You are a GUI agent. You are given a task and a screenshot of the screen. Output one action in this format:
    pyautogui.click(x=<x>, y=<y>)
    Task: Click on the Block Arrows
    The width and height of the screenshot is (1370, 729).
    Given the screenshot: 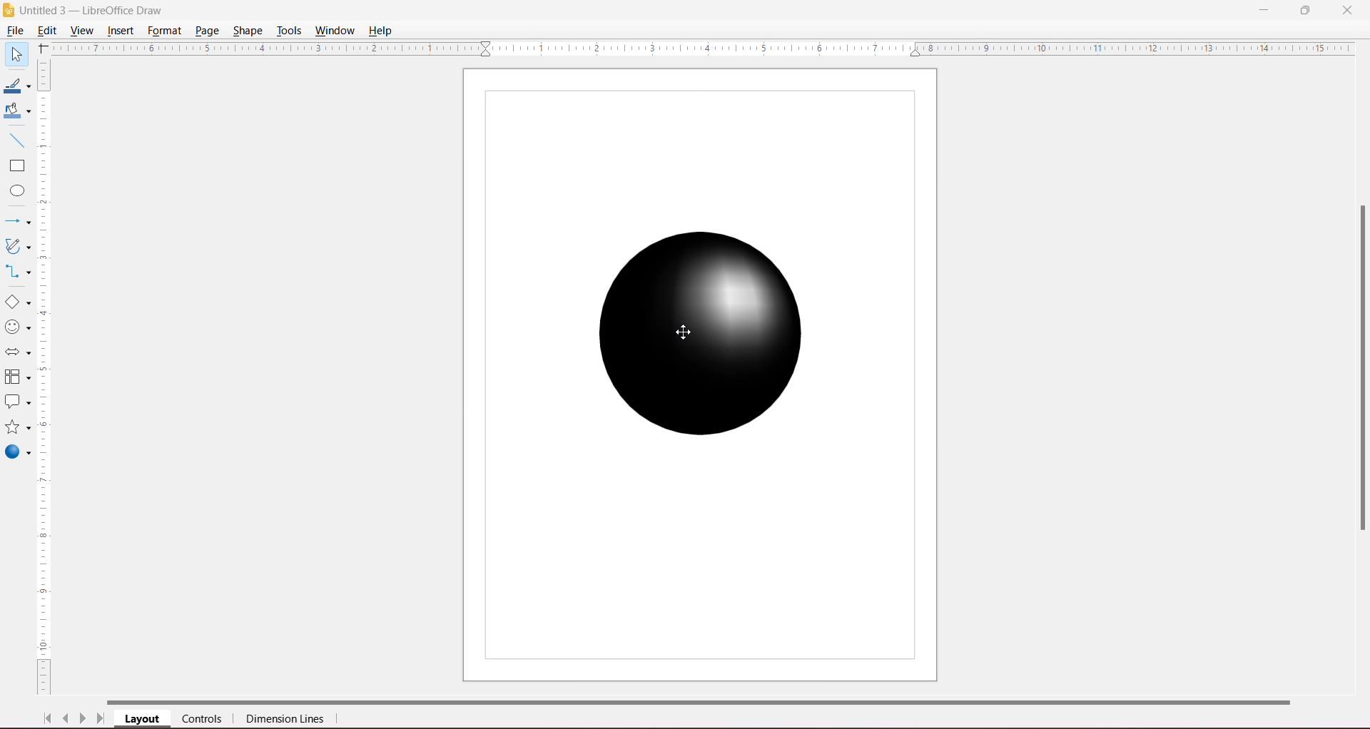 What is the action you would take?
    pyautogui.click(x=16, y=354)
    